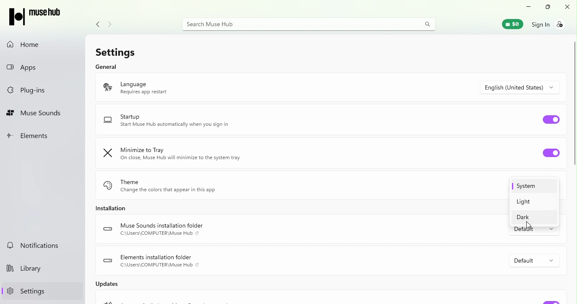  Describe the element at coordinates (551, 119) in the screenshot. I see `Toggle startup` at that location.